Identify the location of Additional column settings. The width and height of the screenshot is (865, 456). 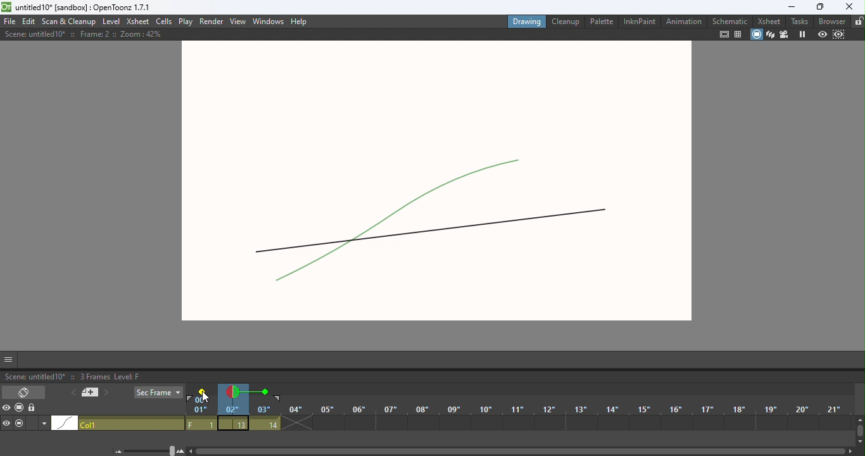
(43, 425).